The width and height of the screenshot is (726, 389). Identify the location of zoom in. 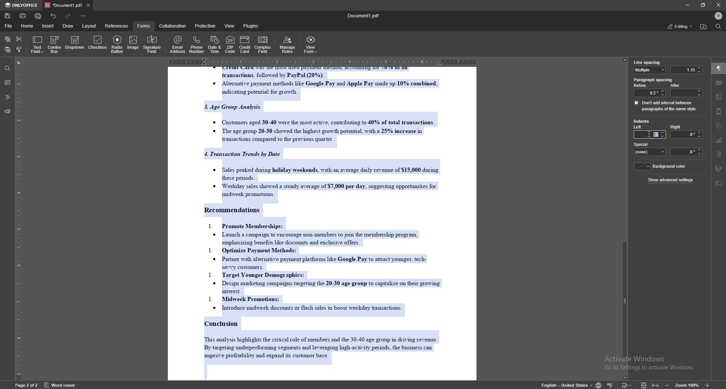
(707, 385).